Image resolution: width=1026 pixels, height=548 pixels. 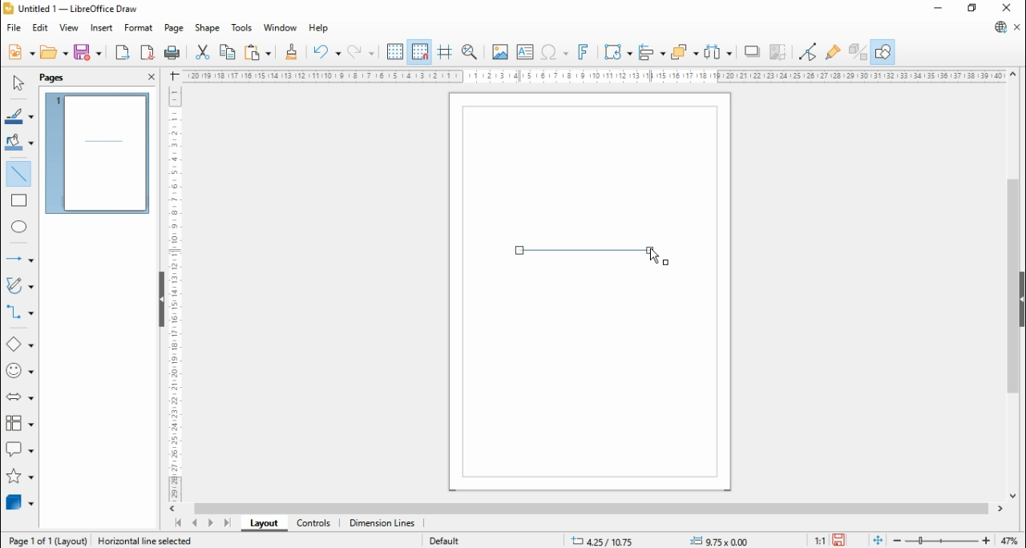 I want to click on new line, so click(x=587, y=250).